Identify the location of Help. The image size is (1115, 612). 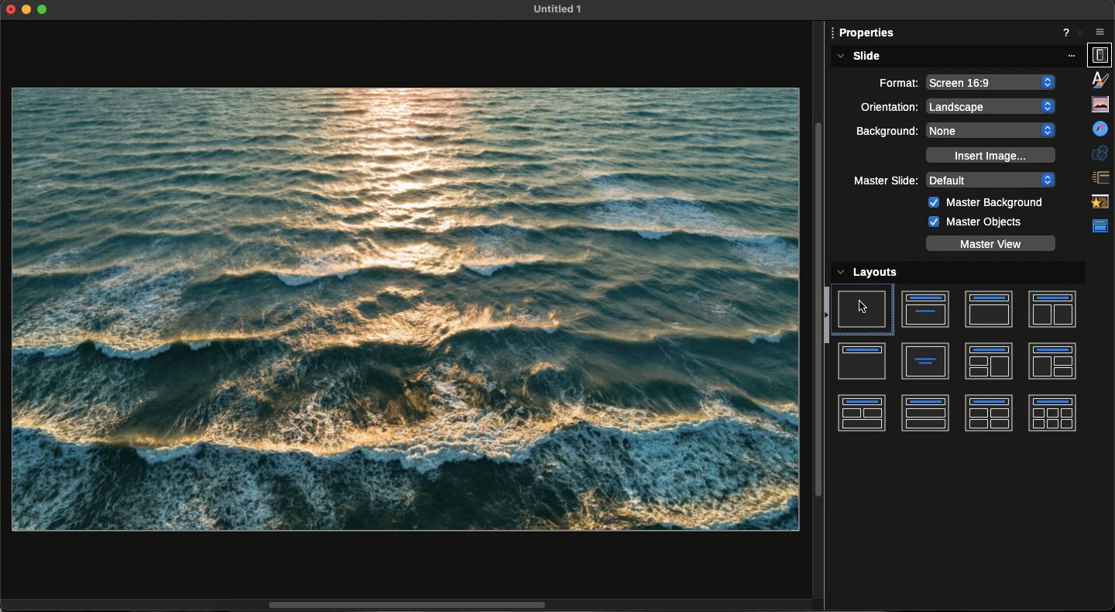
(1063, 33).